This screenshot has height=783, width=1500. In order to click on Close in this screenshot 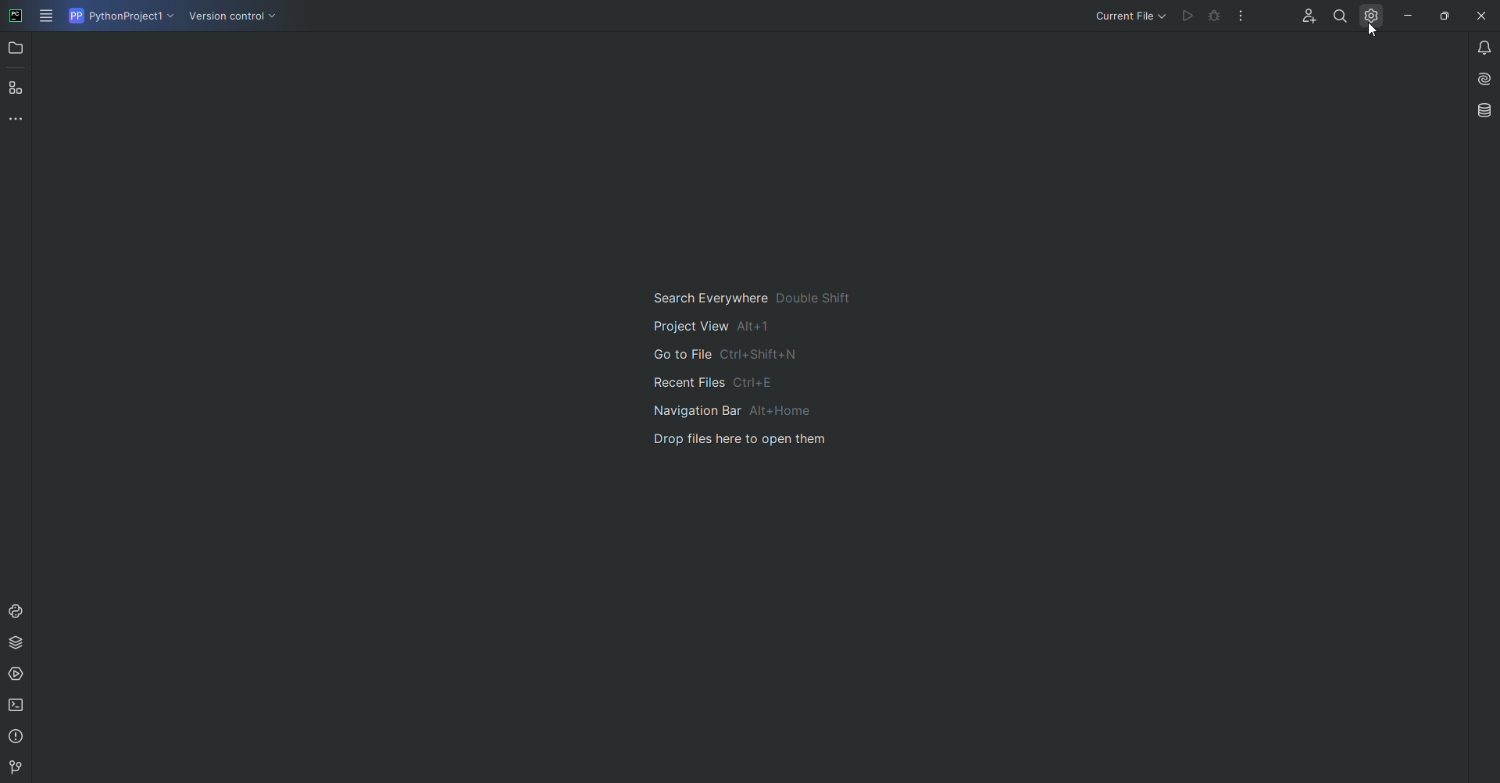, I will do `click(1479, 16)`.